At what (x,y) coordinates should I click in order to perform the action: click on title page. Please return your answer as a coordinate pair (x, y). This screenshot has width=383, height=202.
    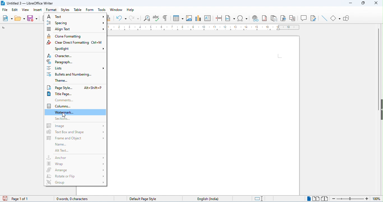
    Looking at the image, I should click on (67, 93).